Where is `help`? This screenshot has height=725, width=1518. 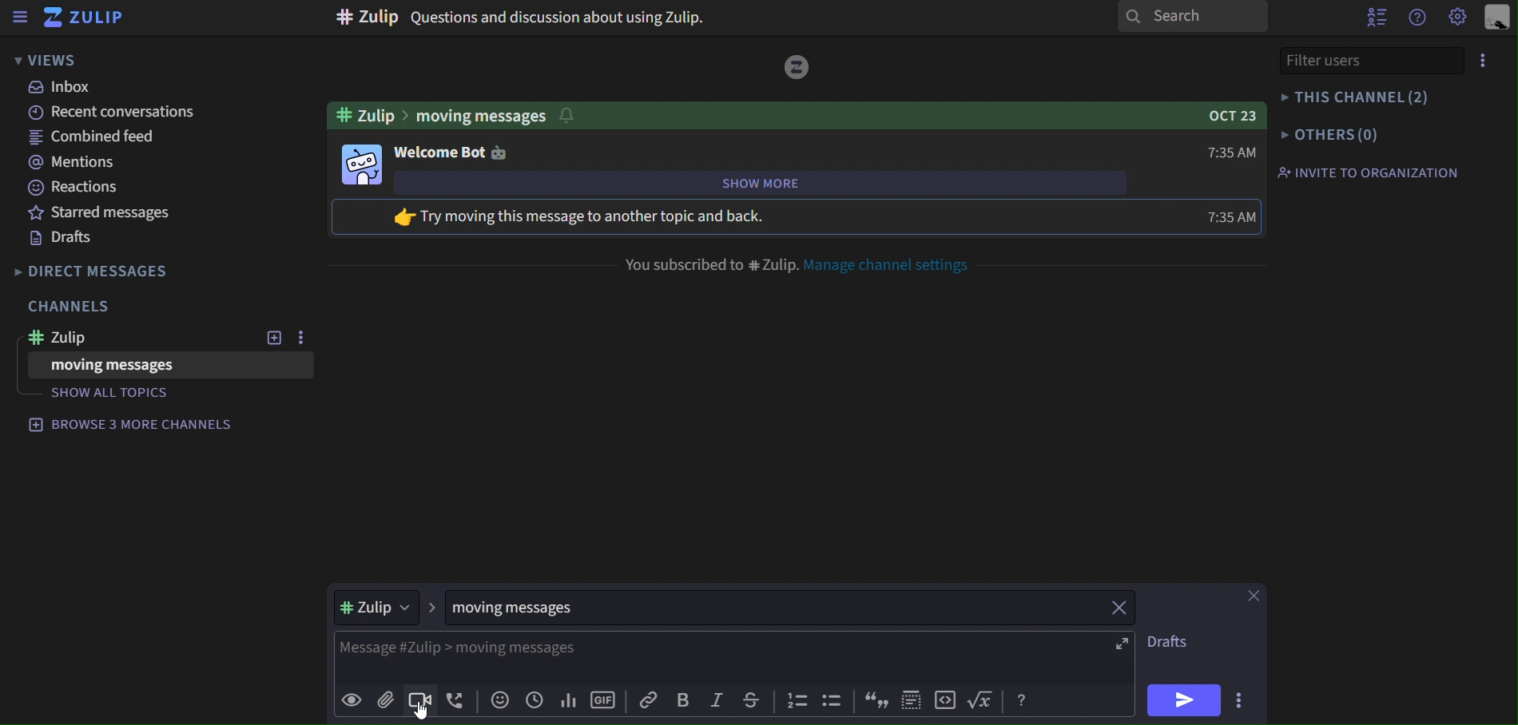 help is located at coordinates (1021, 699).